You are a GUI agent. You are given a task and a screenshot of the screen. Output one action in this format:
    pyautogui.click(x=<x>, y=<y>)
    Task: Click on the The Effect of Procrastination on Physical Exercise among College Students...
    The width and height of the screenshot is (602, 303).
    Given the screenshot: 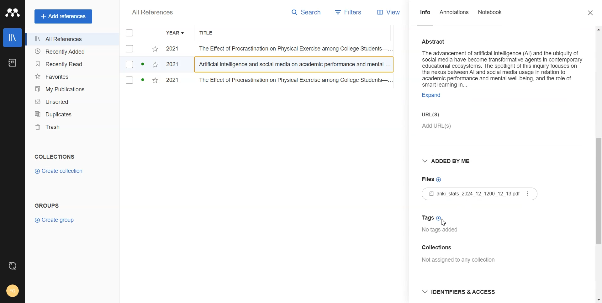 What is the action you would take?
    pyautogui.click(x=294, y=81)
    